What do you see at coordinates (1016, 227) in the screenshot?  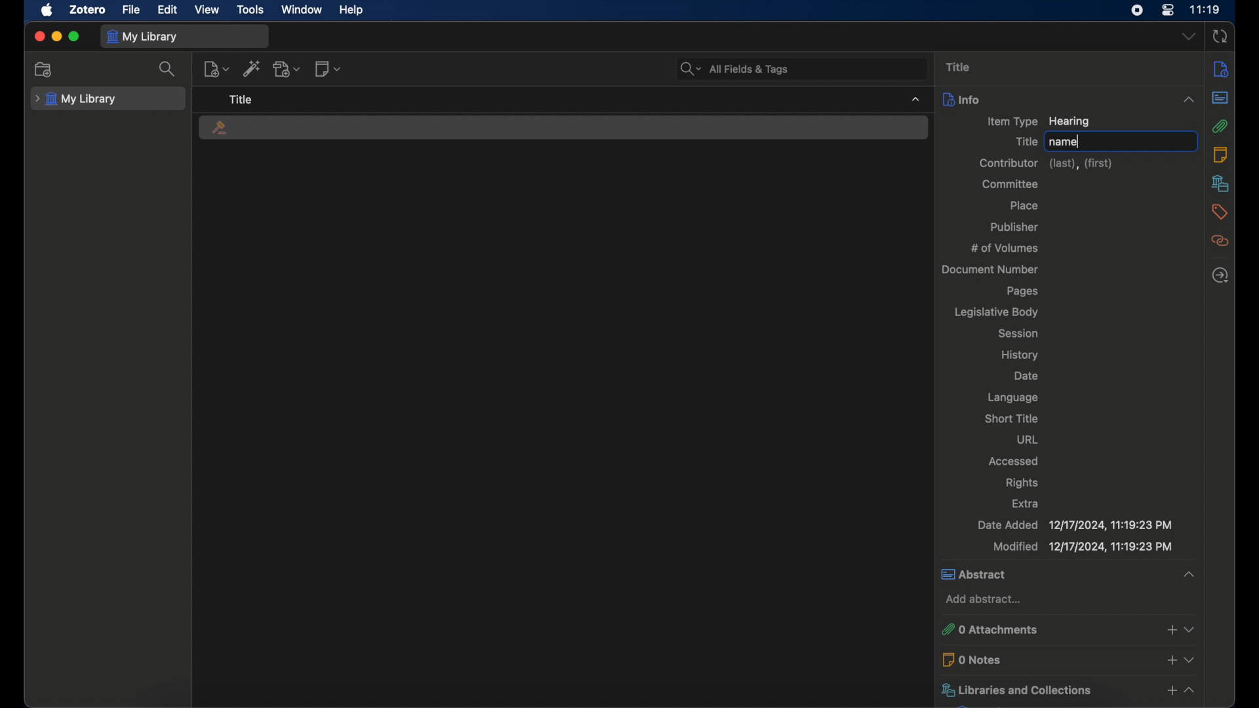 I see `publisher` at bounding box center [1016, 227].